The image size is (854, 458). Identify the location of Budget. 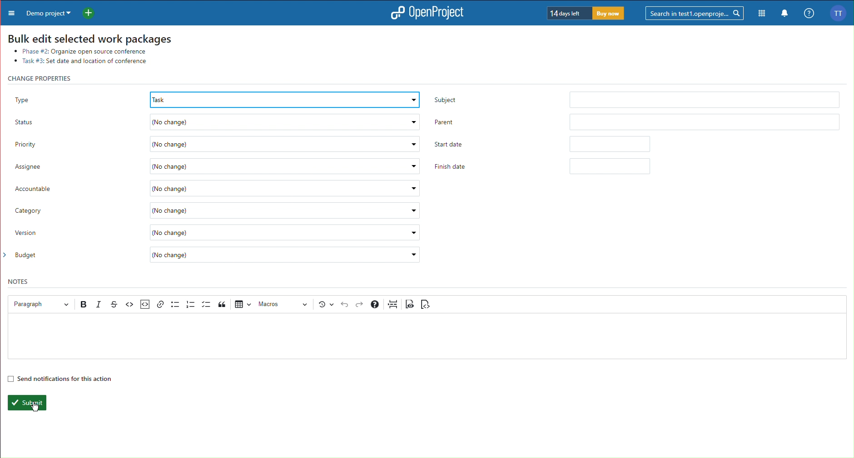
(218, 256).